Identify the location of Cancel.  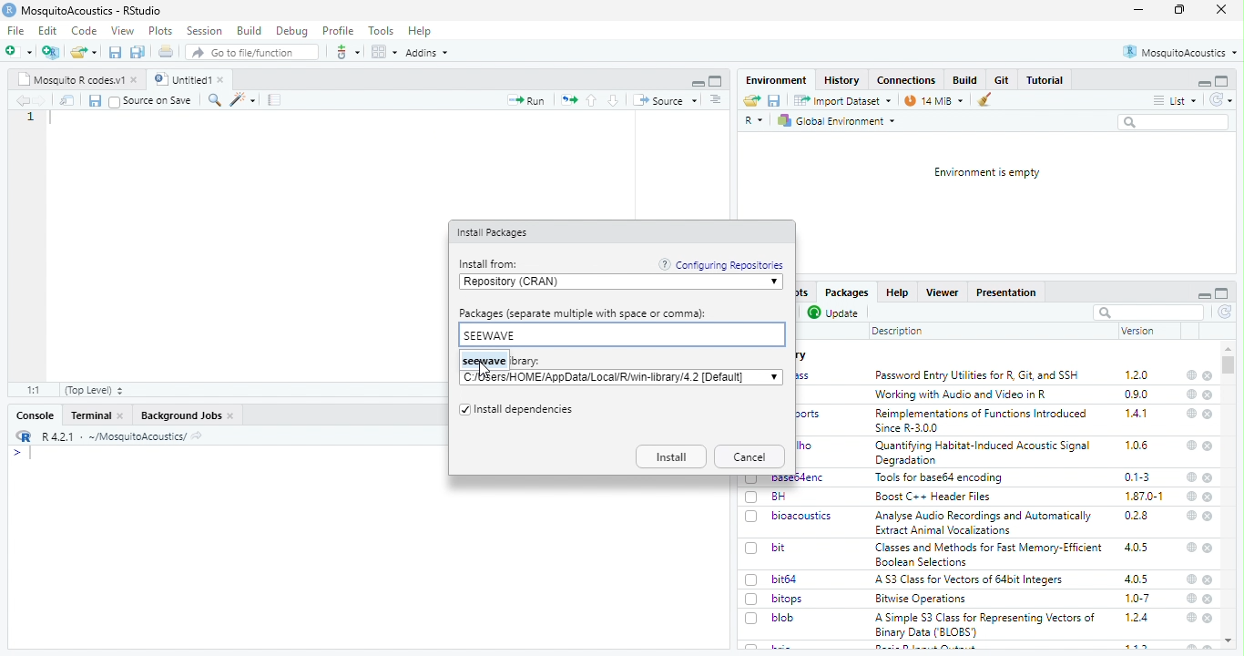
(750, 456).